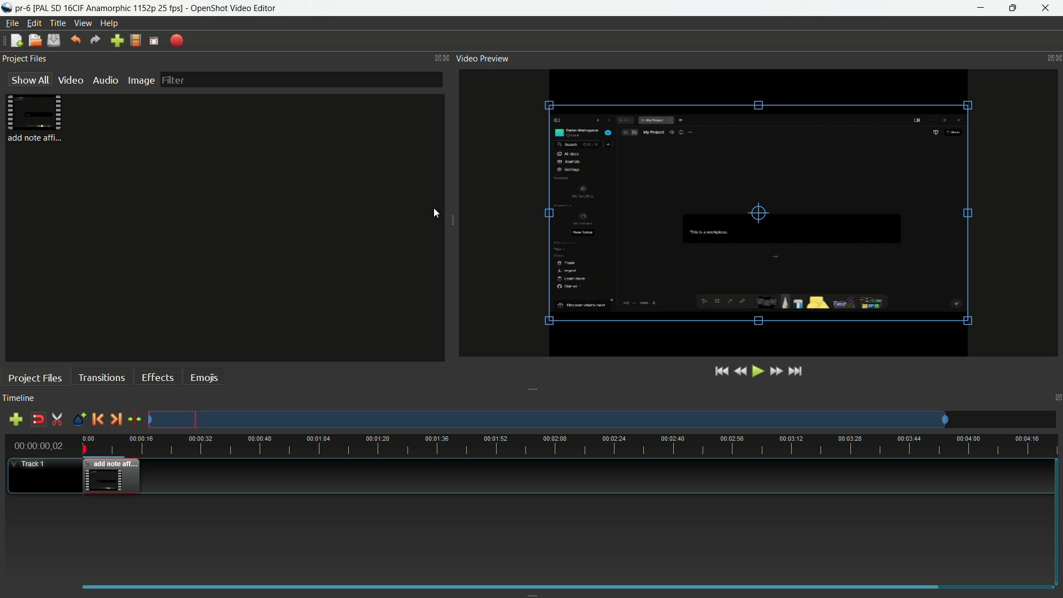  What do you see at coordinates (19, 398) in the screenshot?
I see `timeline` at bounding box center [19, 398].